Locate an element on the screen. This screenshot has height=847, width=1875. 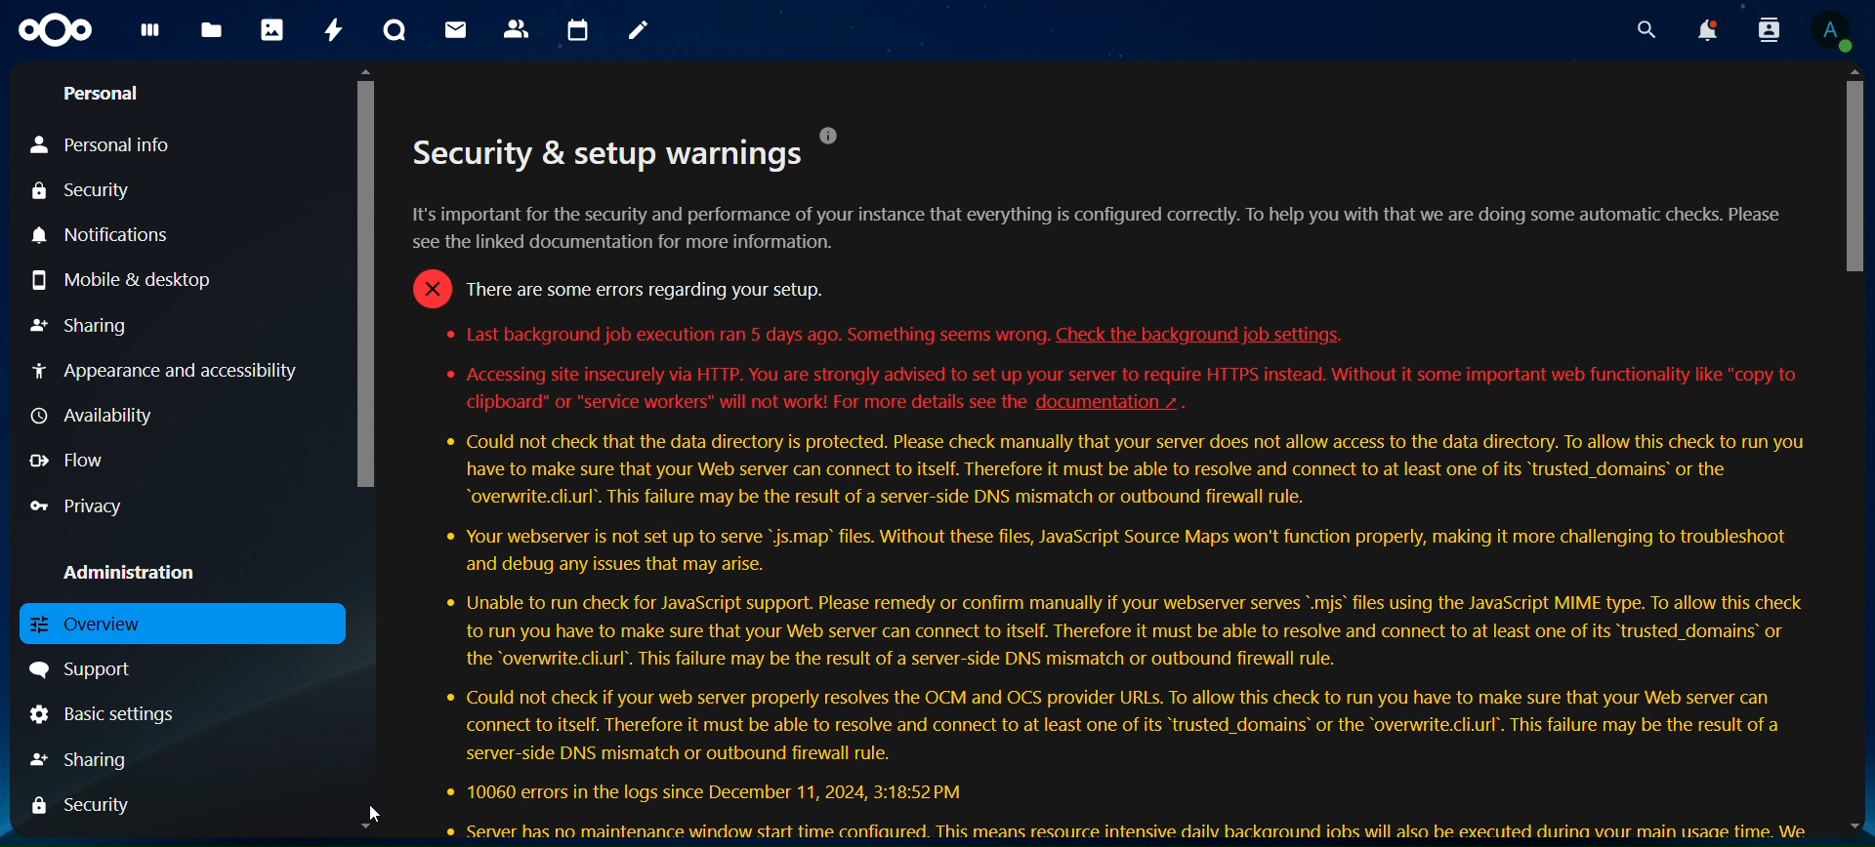
contacts is located at coordinates (517, 29).